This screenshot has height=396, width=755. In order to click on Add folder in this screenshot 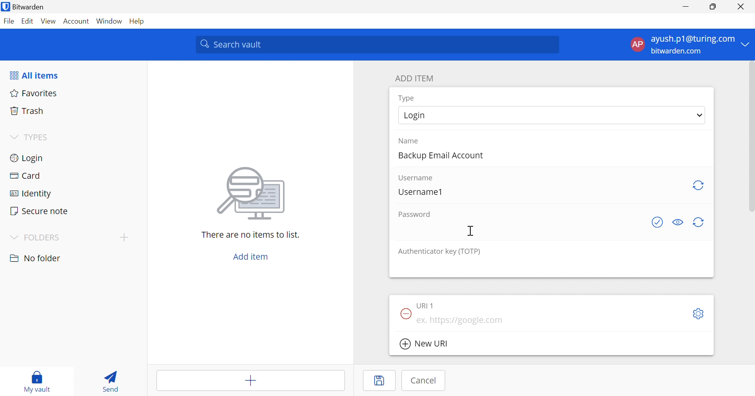, I will do `click(124, 238)`.